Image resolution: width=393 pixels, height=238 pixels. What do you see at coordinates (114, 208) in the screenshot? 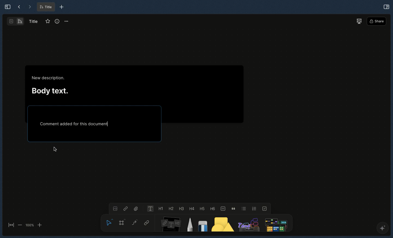
I see `Image` at bounding box center [114, 208].